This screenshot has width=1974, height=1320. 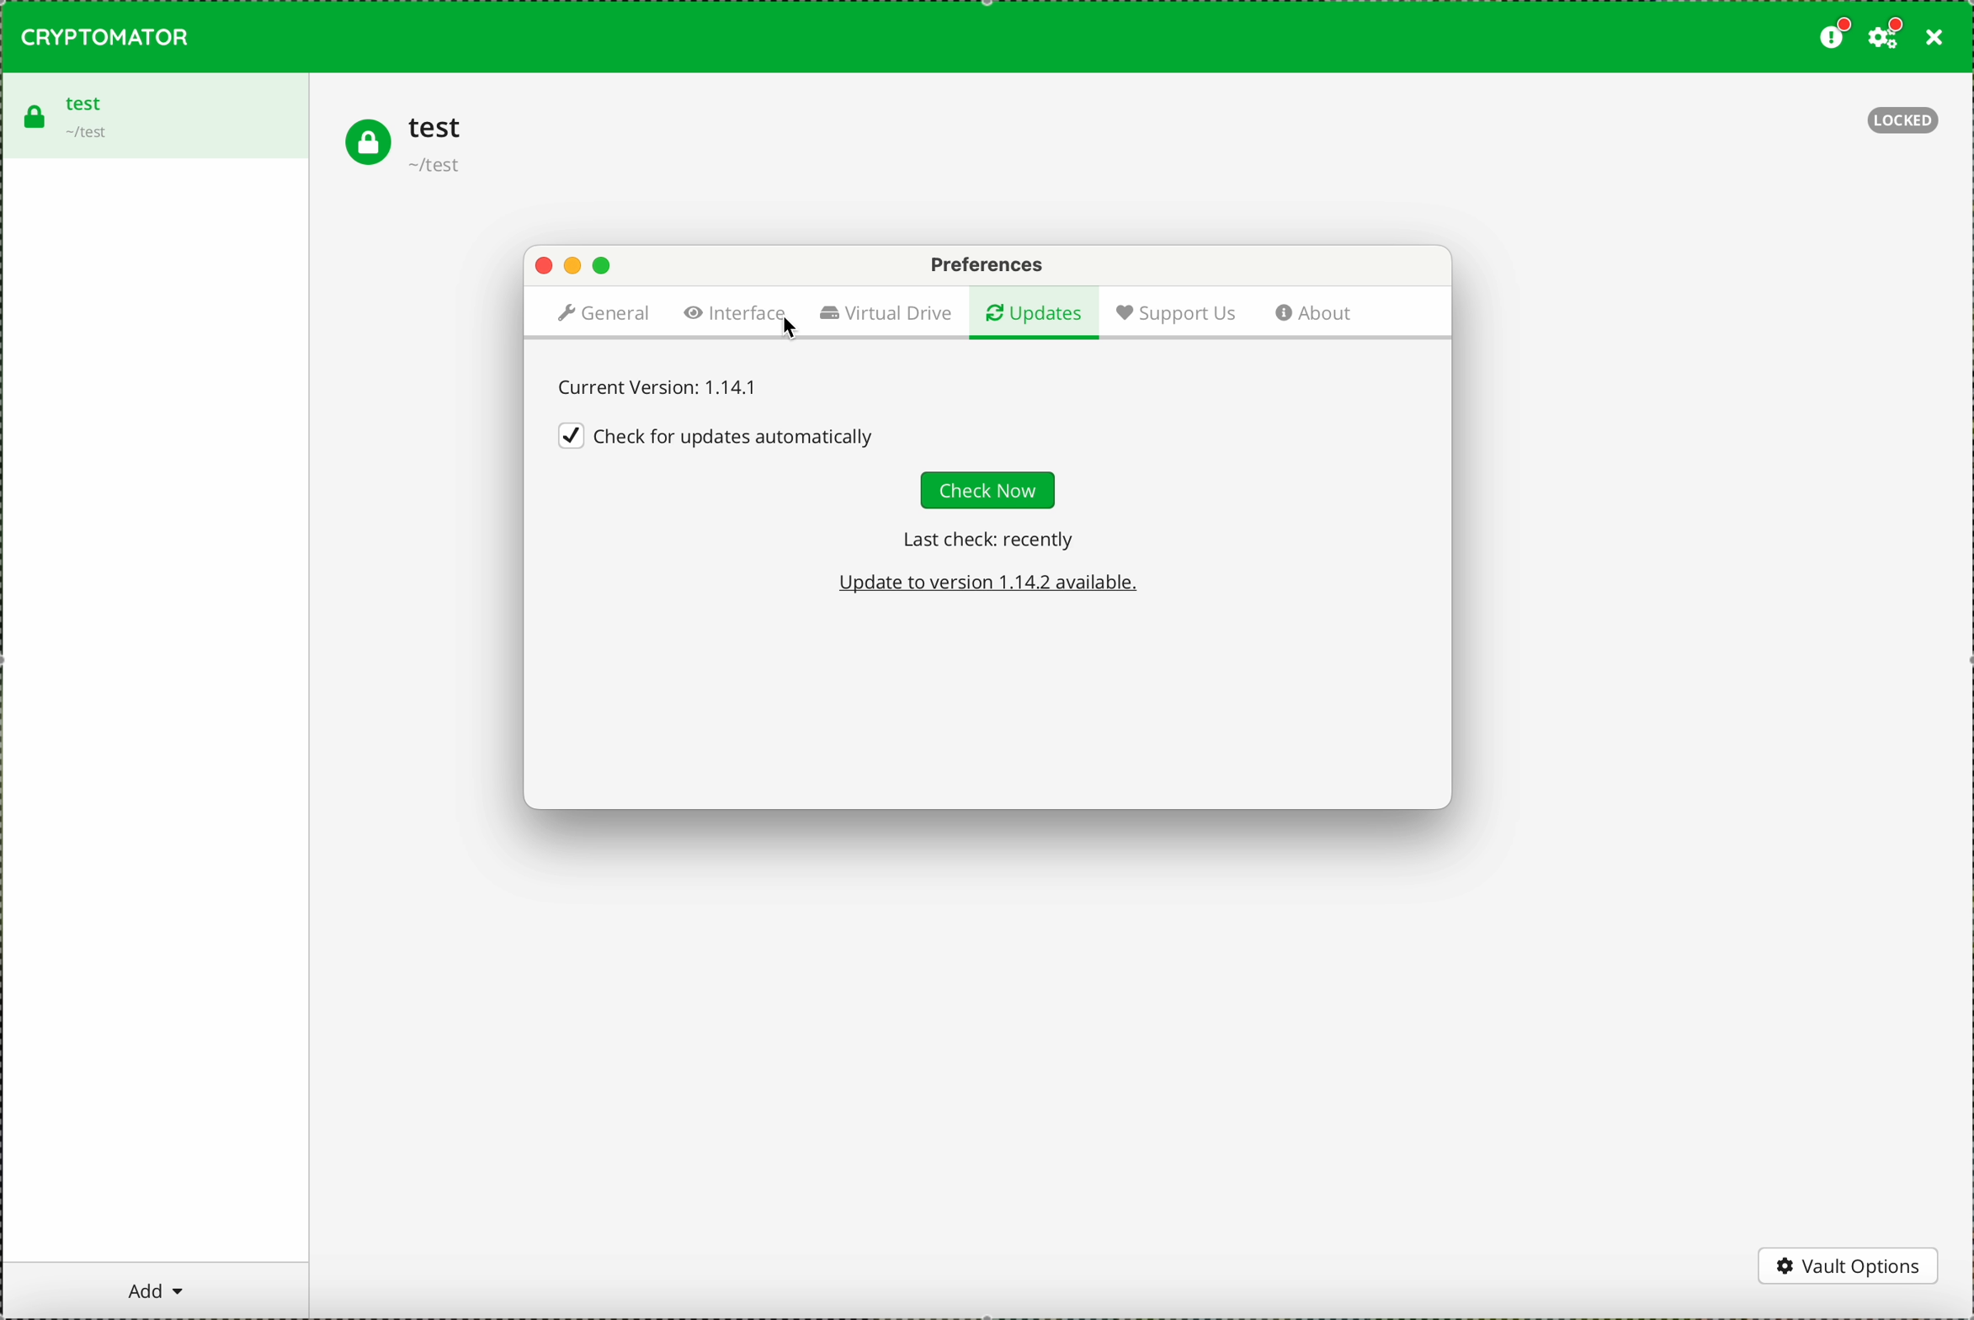 I want to click on close program, so click(x=1932, y=40).